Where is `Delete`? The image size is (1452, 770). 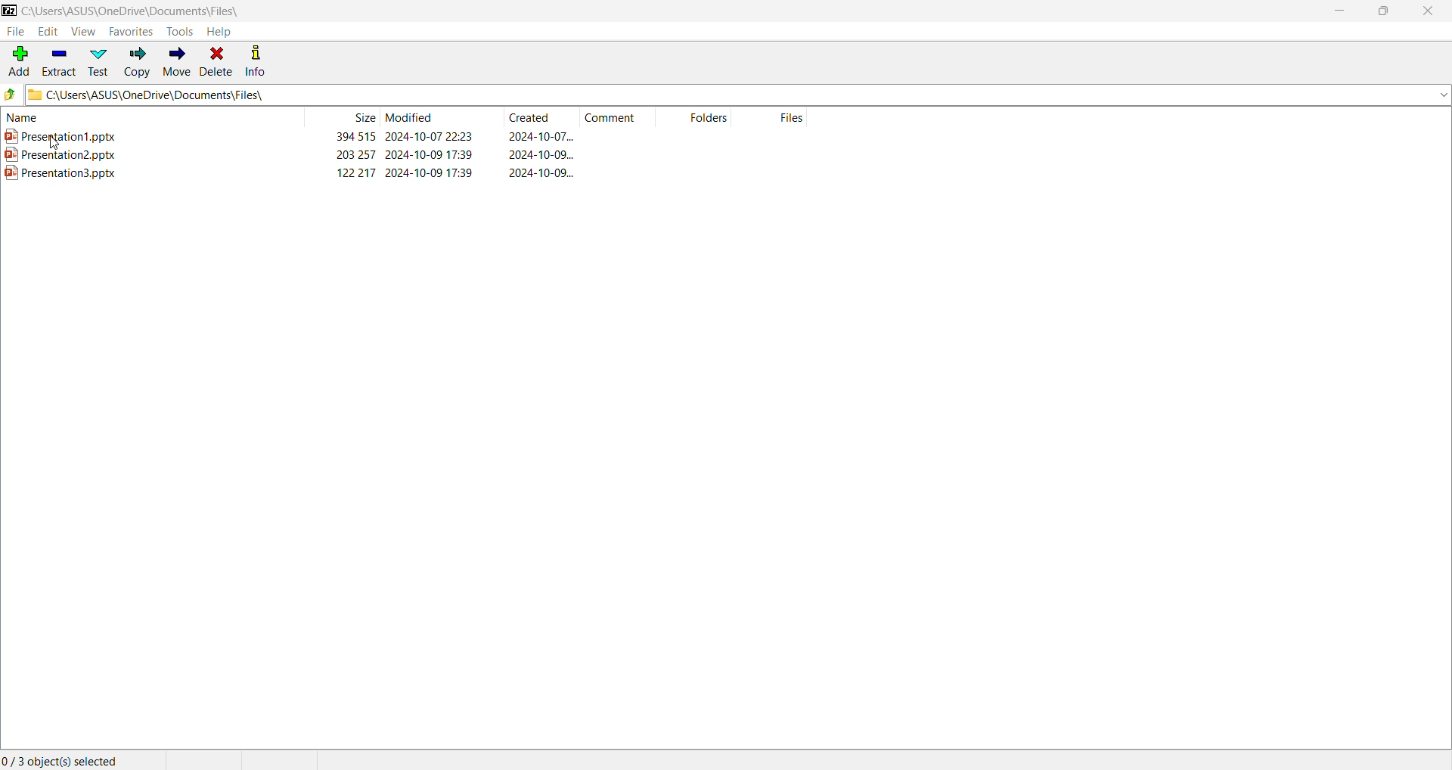
Delete is located at coordinates (217, 61).